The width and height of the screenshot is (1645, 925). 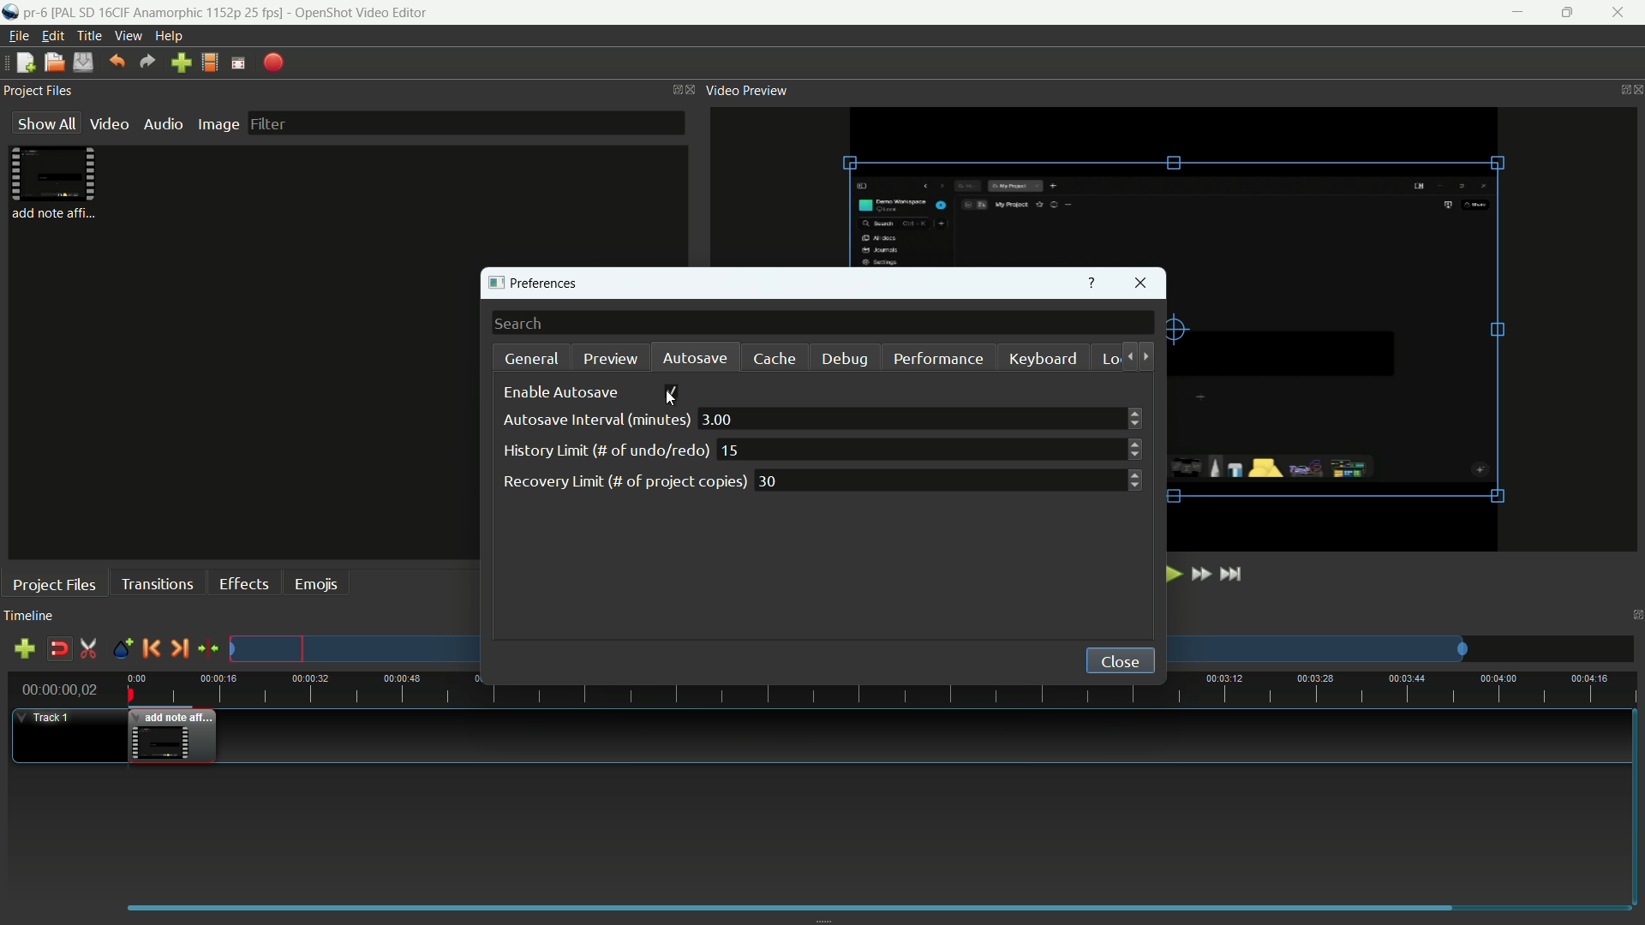 What do you see at coordinates (180, 63) in the screenshot?
I see `import file` at bounding box center [180, 63].